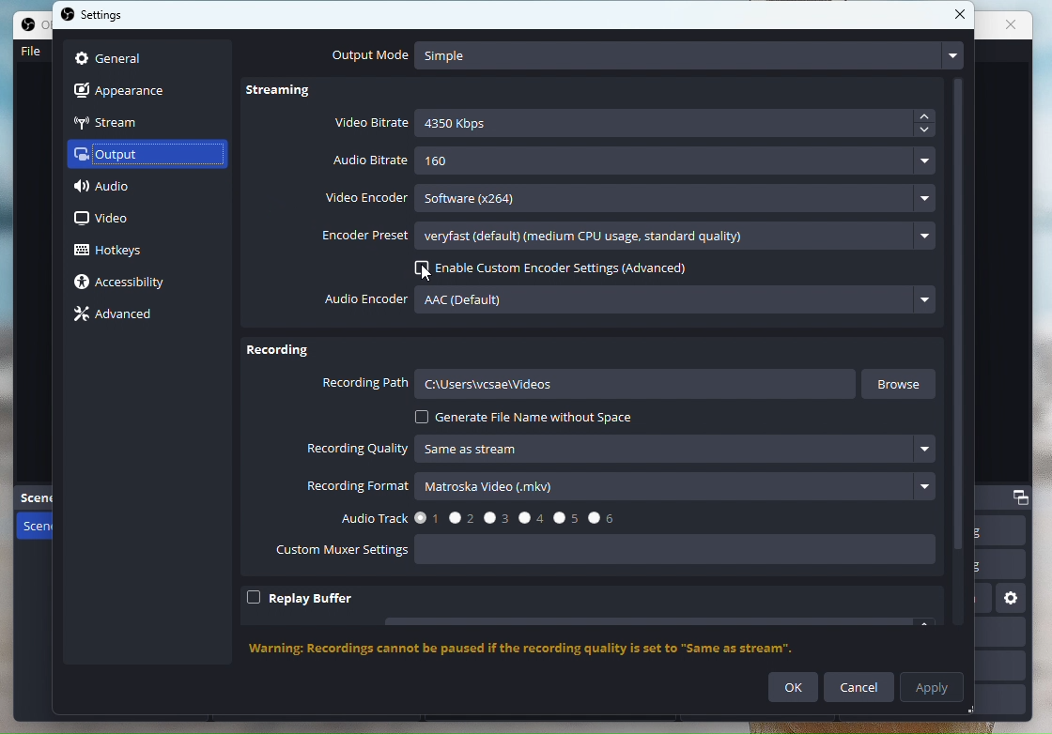 Image resolution: width=1052 pixels, height=734 pixels. I want to click on close, so click(1016, 25).